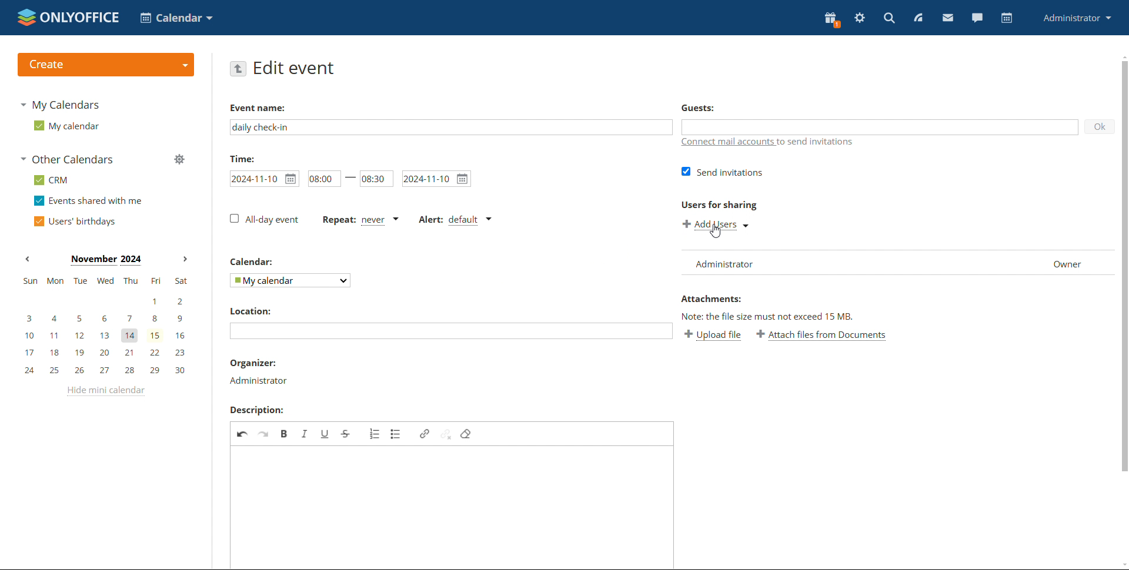 The width and height of the screenshot is (1129, 570). I want to click on connect mail accounts, so click(768, 144).